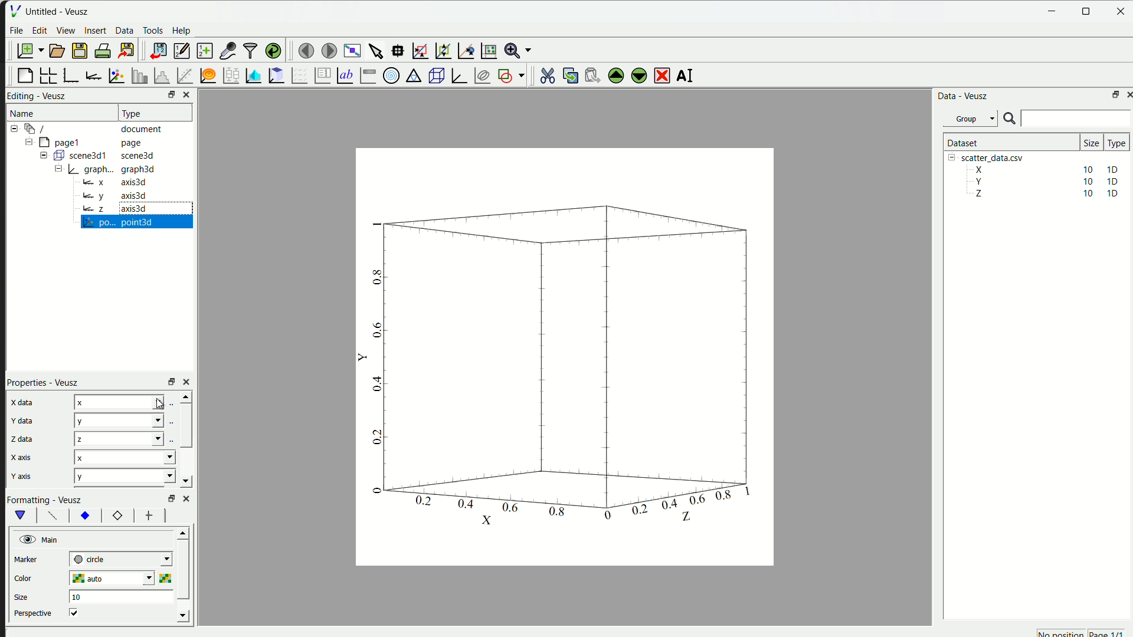 Image resolution: width=1133 pixels, height=637 pixels. Describe the element at coordinates (64, 29) in the screenshot. I see `View` at that location.